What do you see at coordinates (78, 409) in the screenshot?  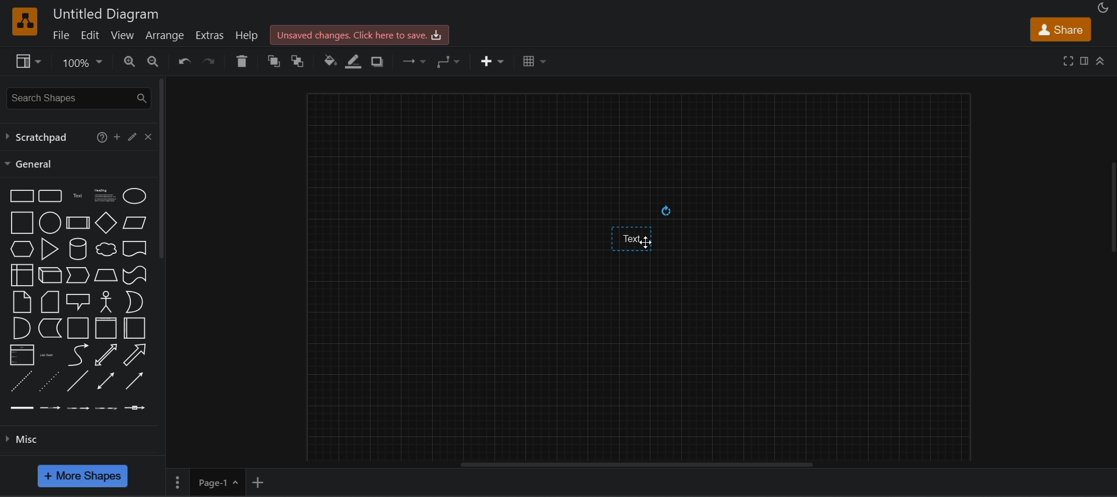 I see `Connector with 2 labels` at bounding box center [78, 409].